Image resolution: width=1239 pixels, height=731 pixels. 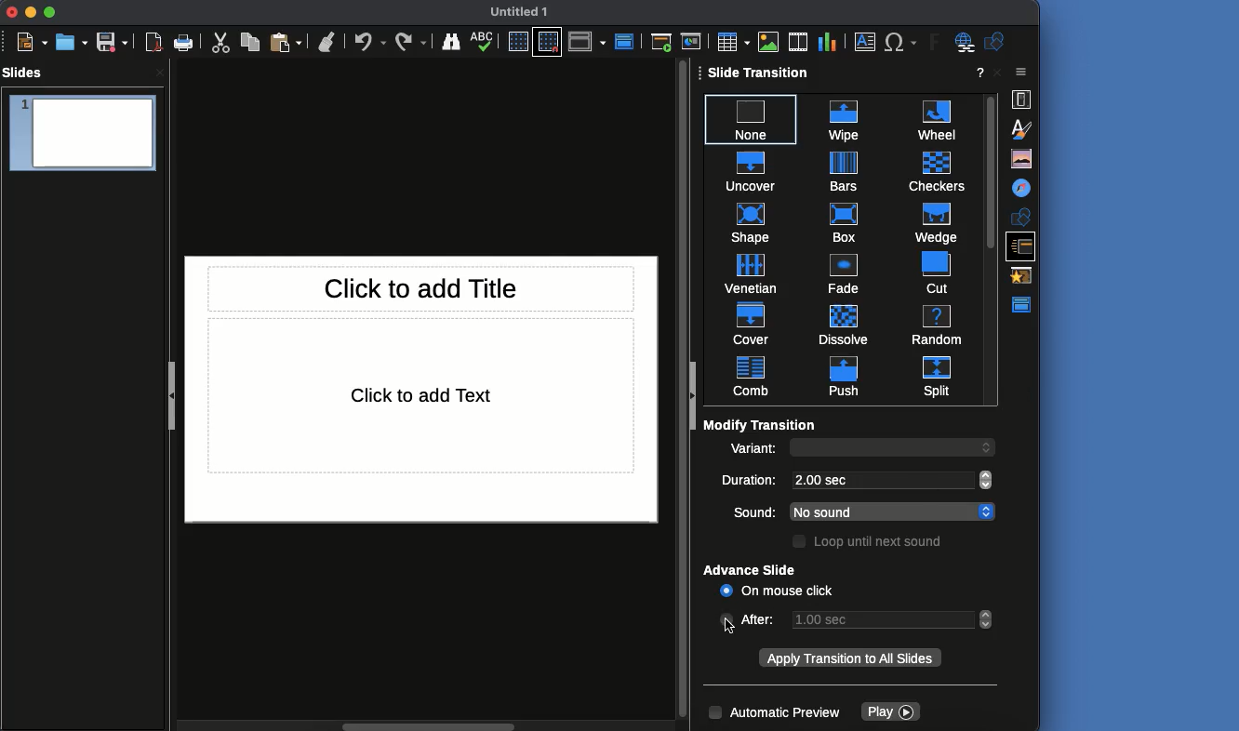 I want to click on Special characters, so click(x=900, y=41).